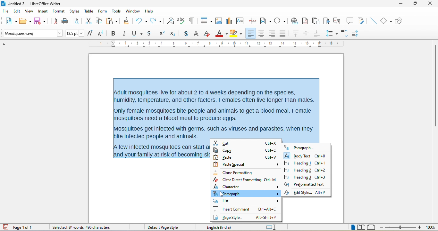  What do you see at coordinates (124, 34) in the screenshot?
I see `italic` at bounding box center [124, 34].